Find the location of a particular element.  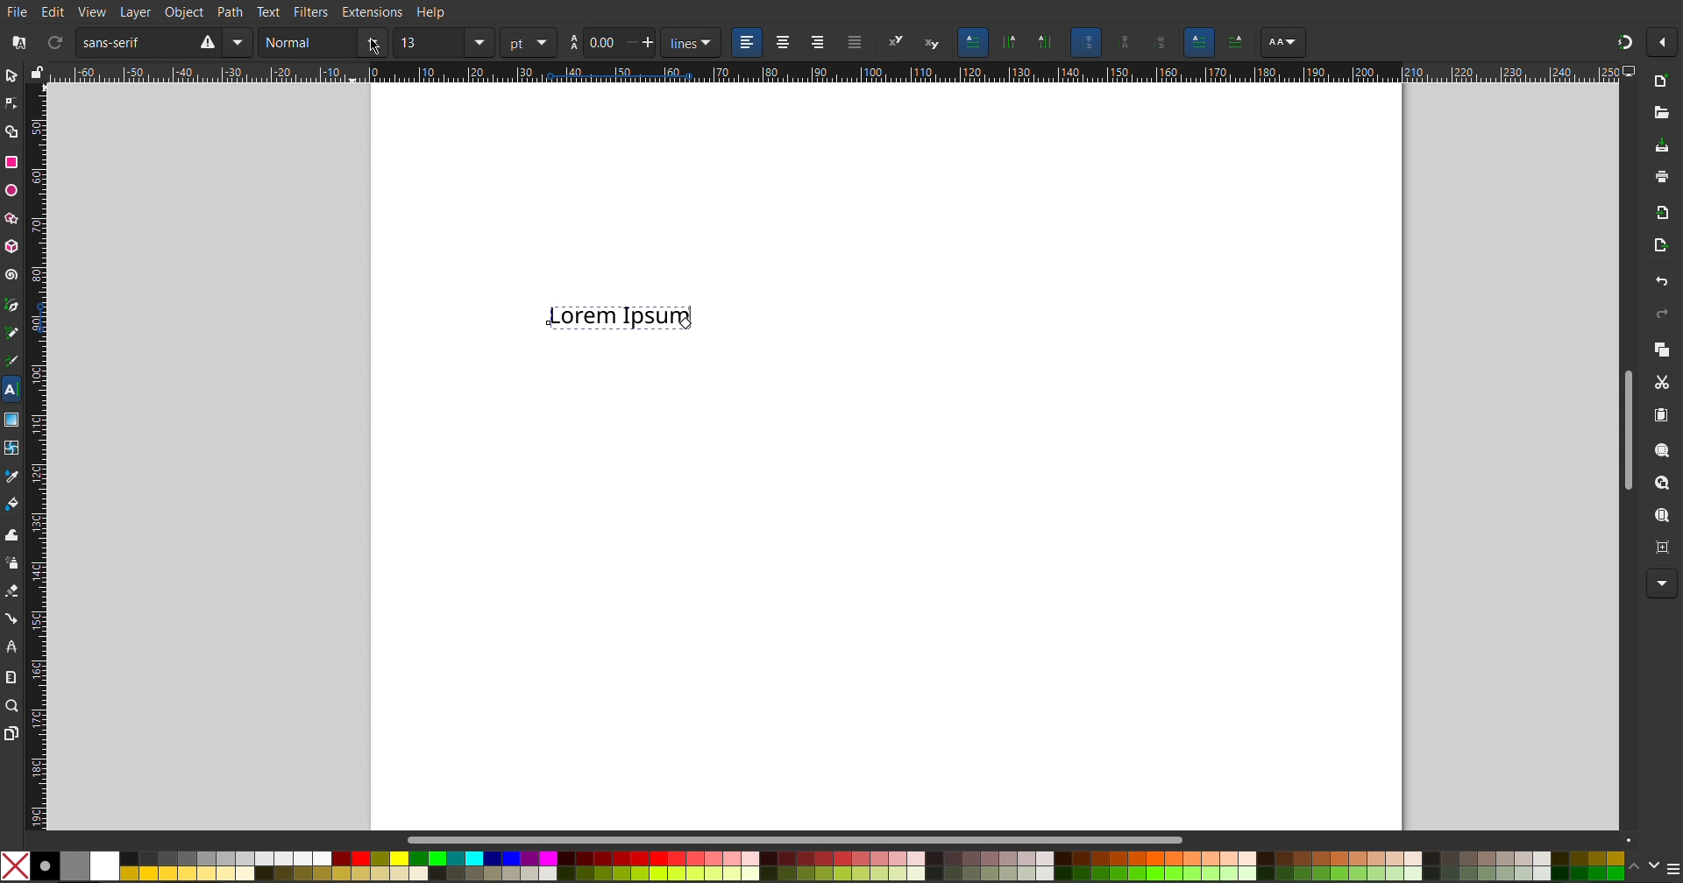

Options is located at coordinates (1665, 43).